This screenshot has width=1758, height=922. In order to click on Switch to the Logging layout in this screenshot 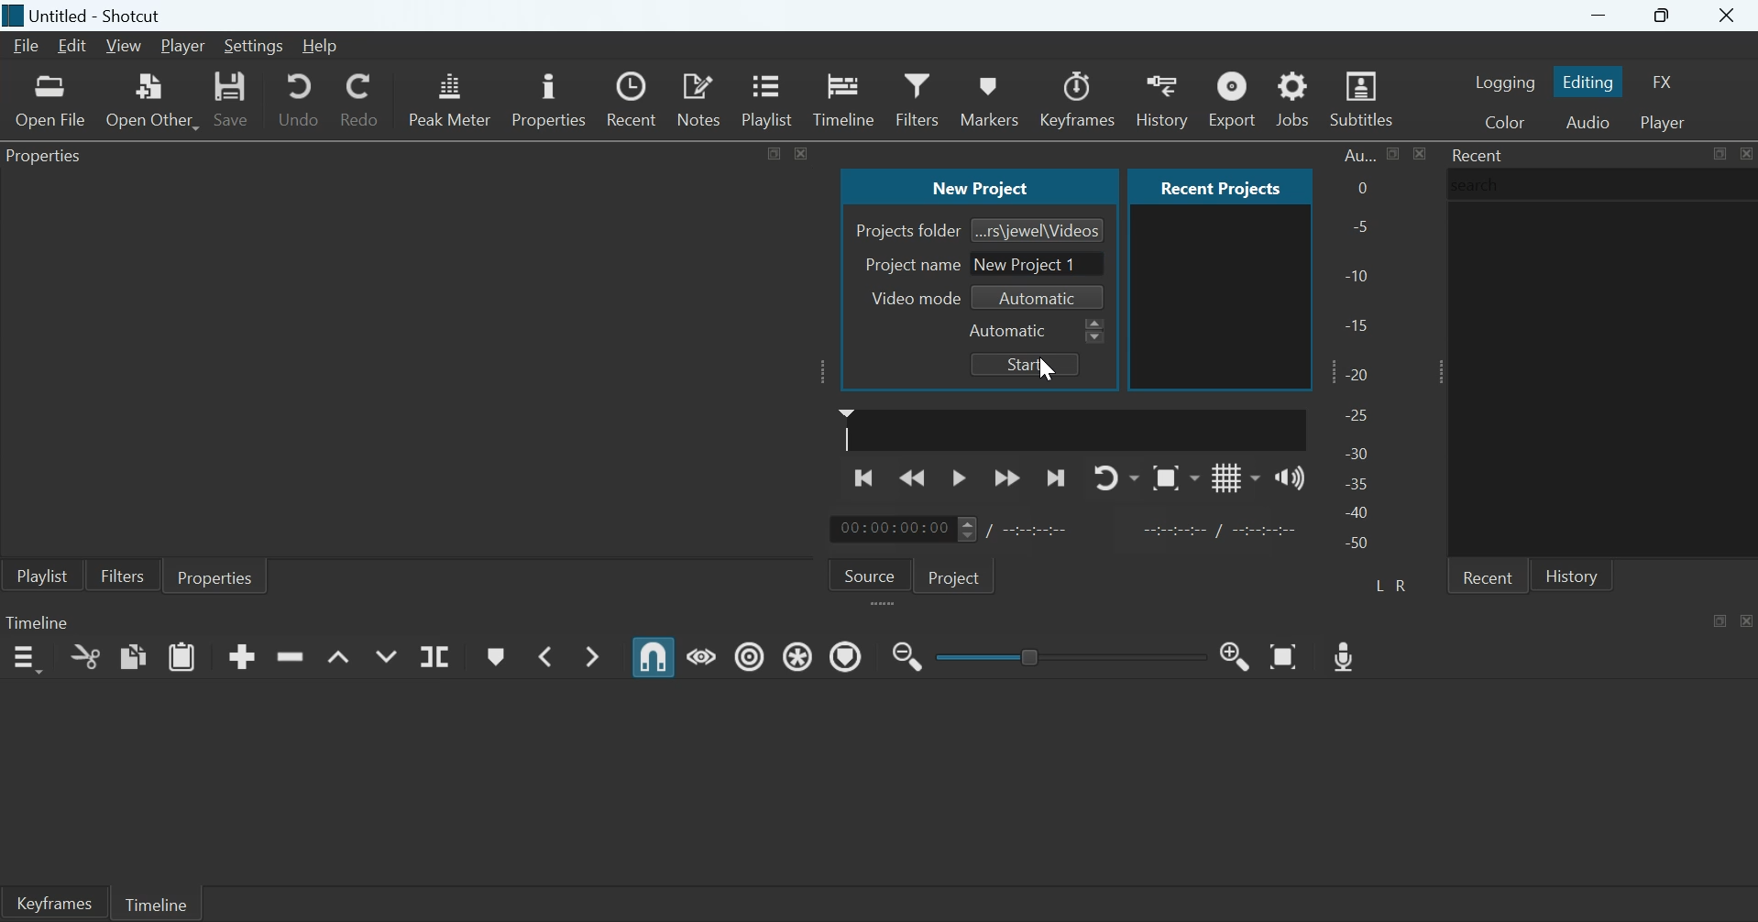, I will do `click(1505, 82)`.